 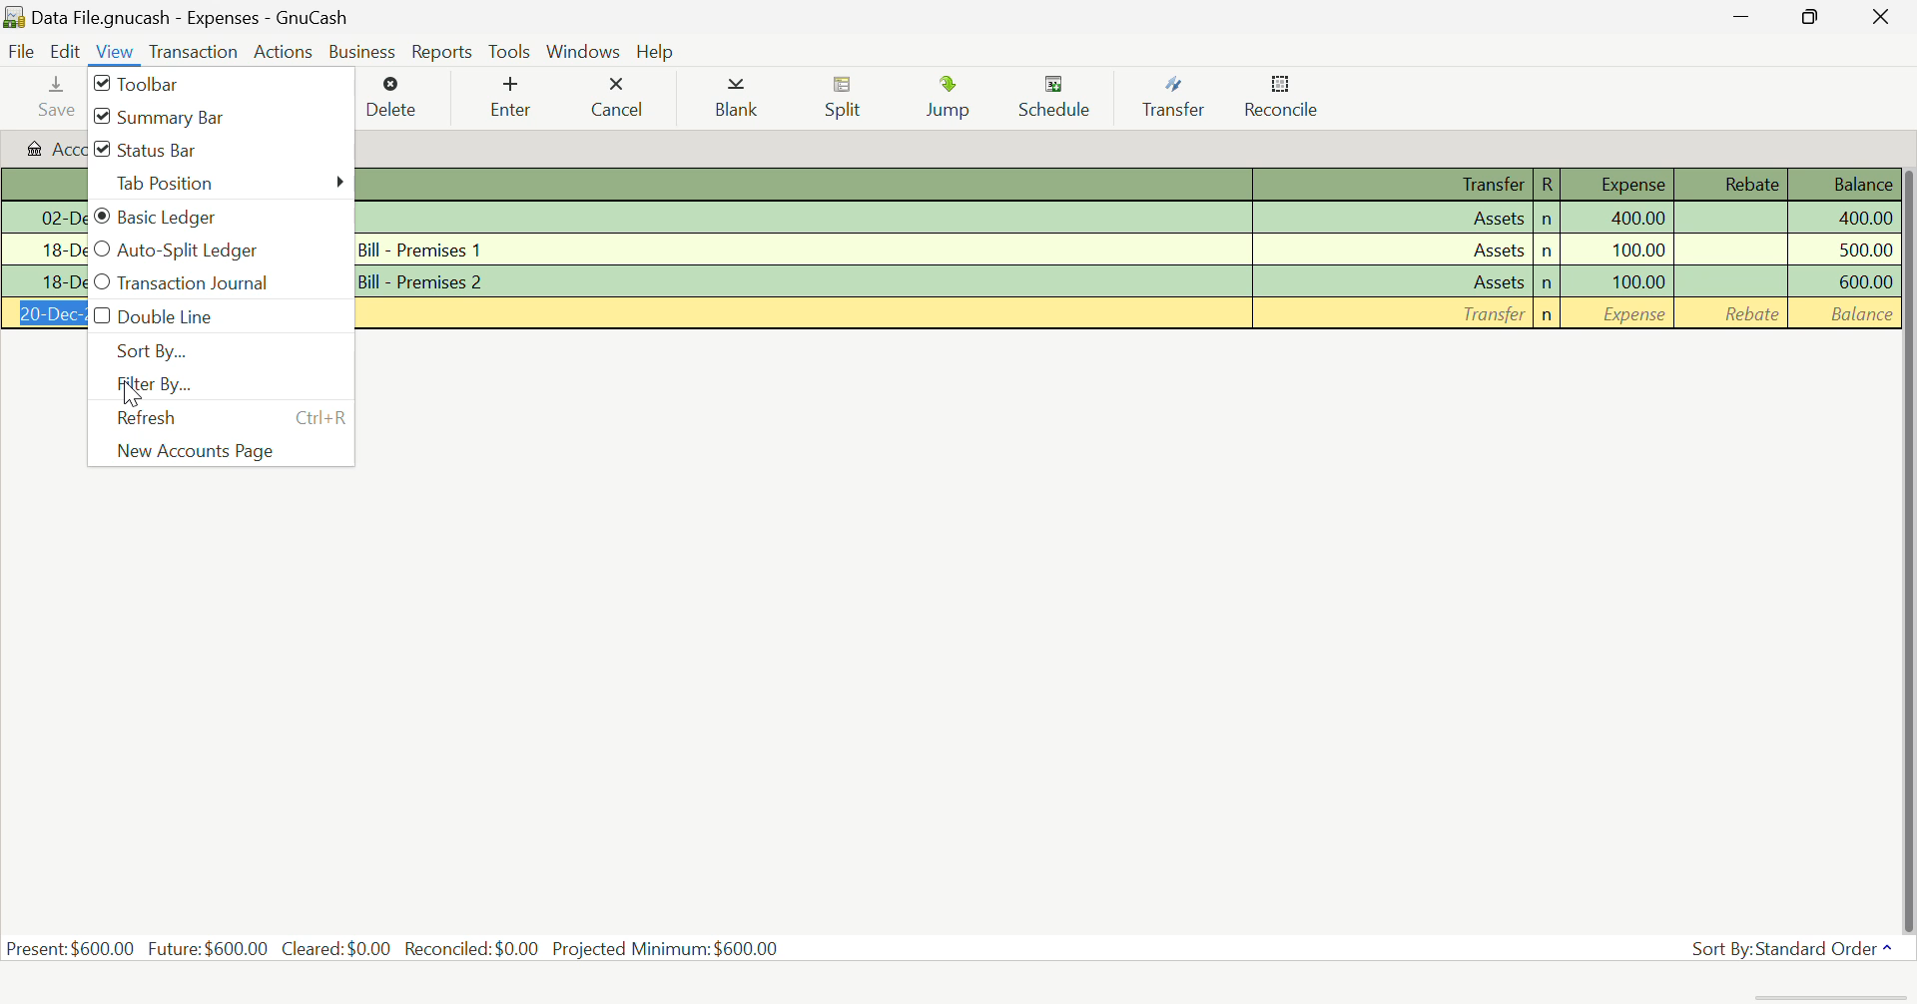 What do you see at coordinates (1905, 549) in the screenshot?
I see `Scroll Bar` at bounding box center [1905, 549].